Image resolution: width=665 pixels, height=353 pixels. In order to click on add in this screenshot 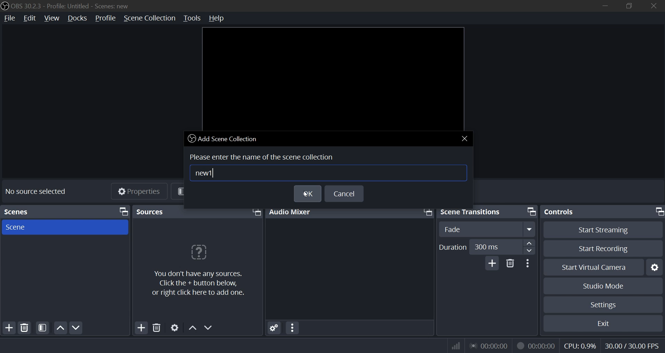, I will do `click(141, 328)`.